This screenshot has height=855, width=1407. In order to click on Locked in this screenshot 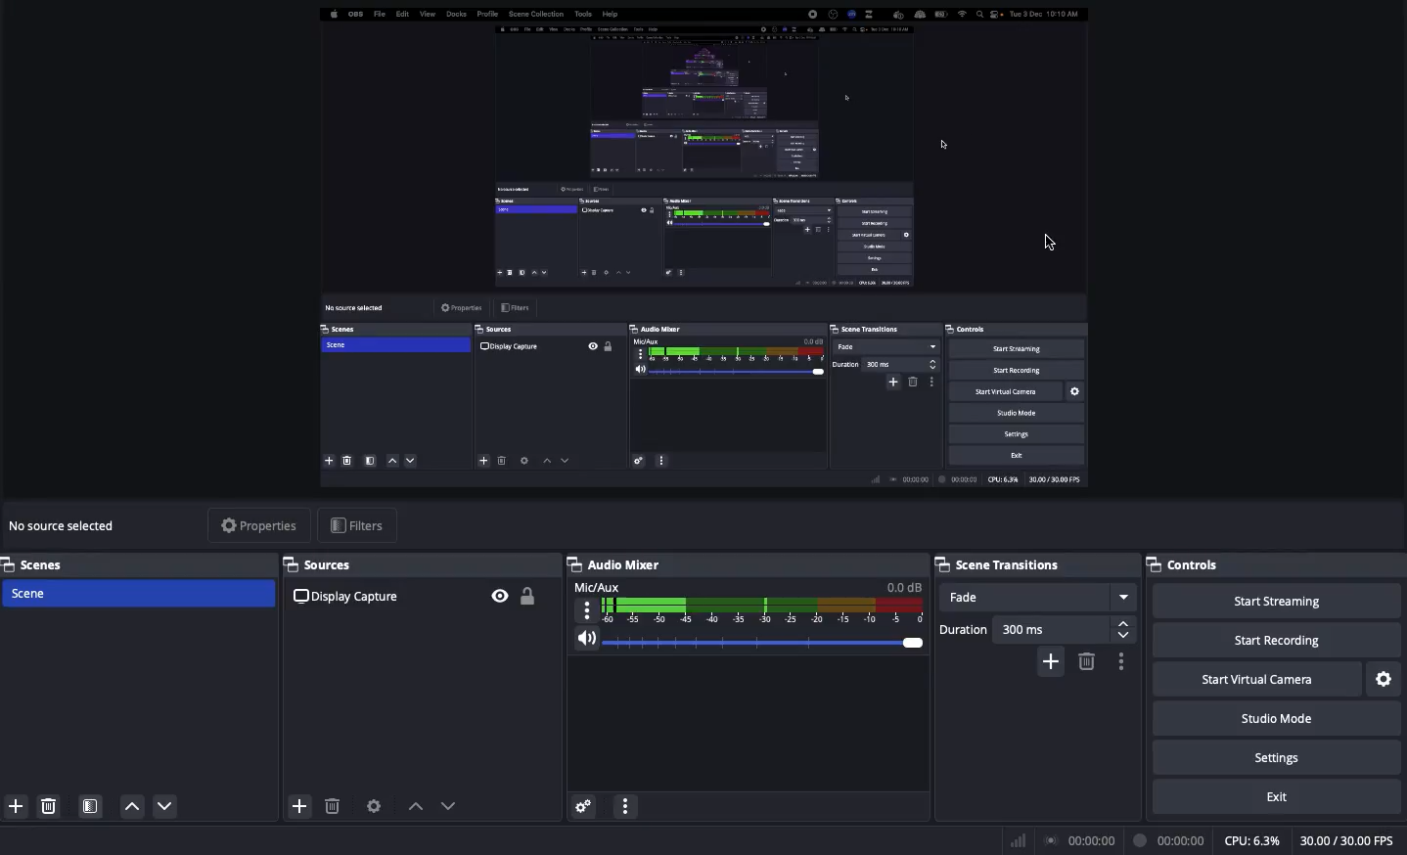, I will do `click(525, 596)`.